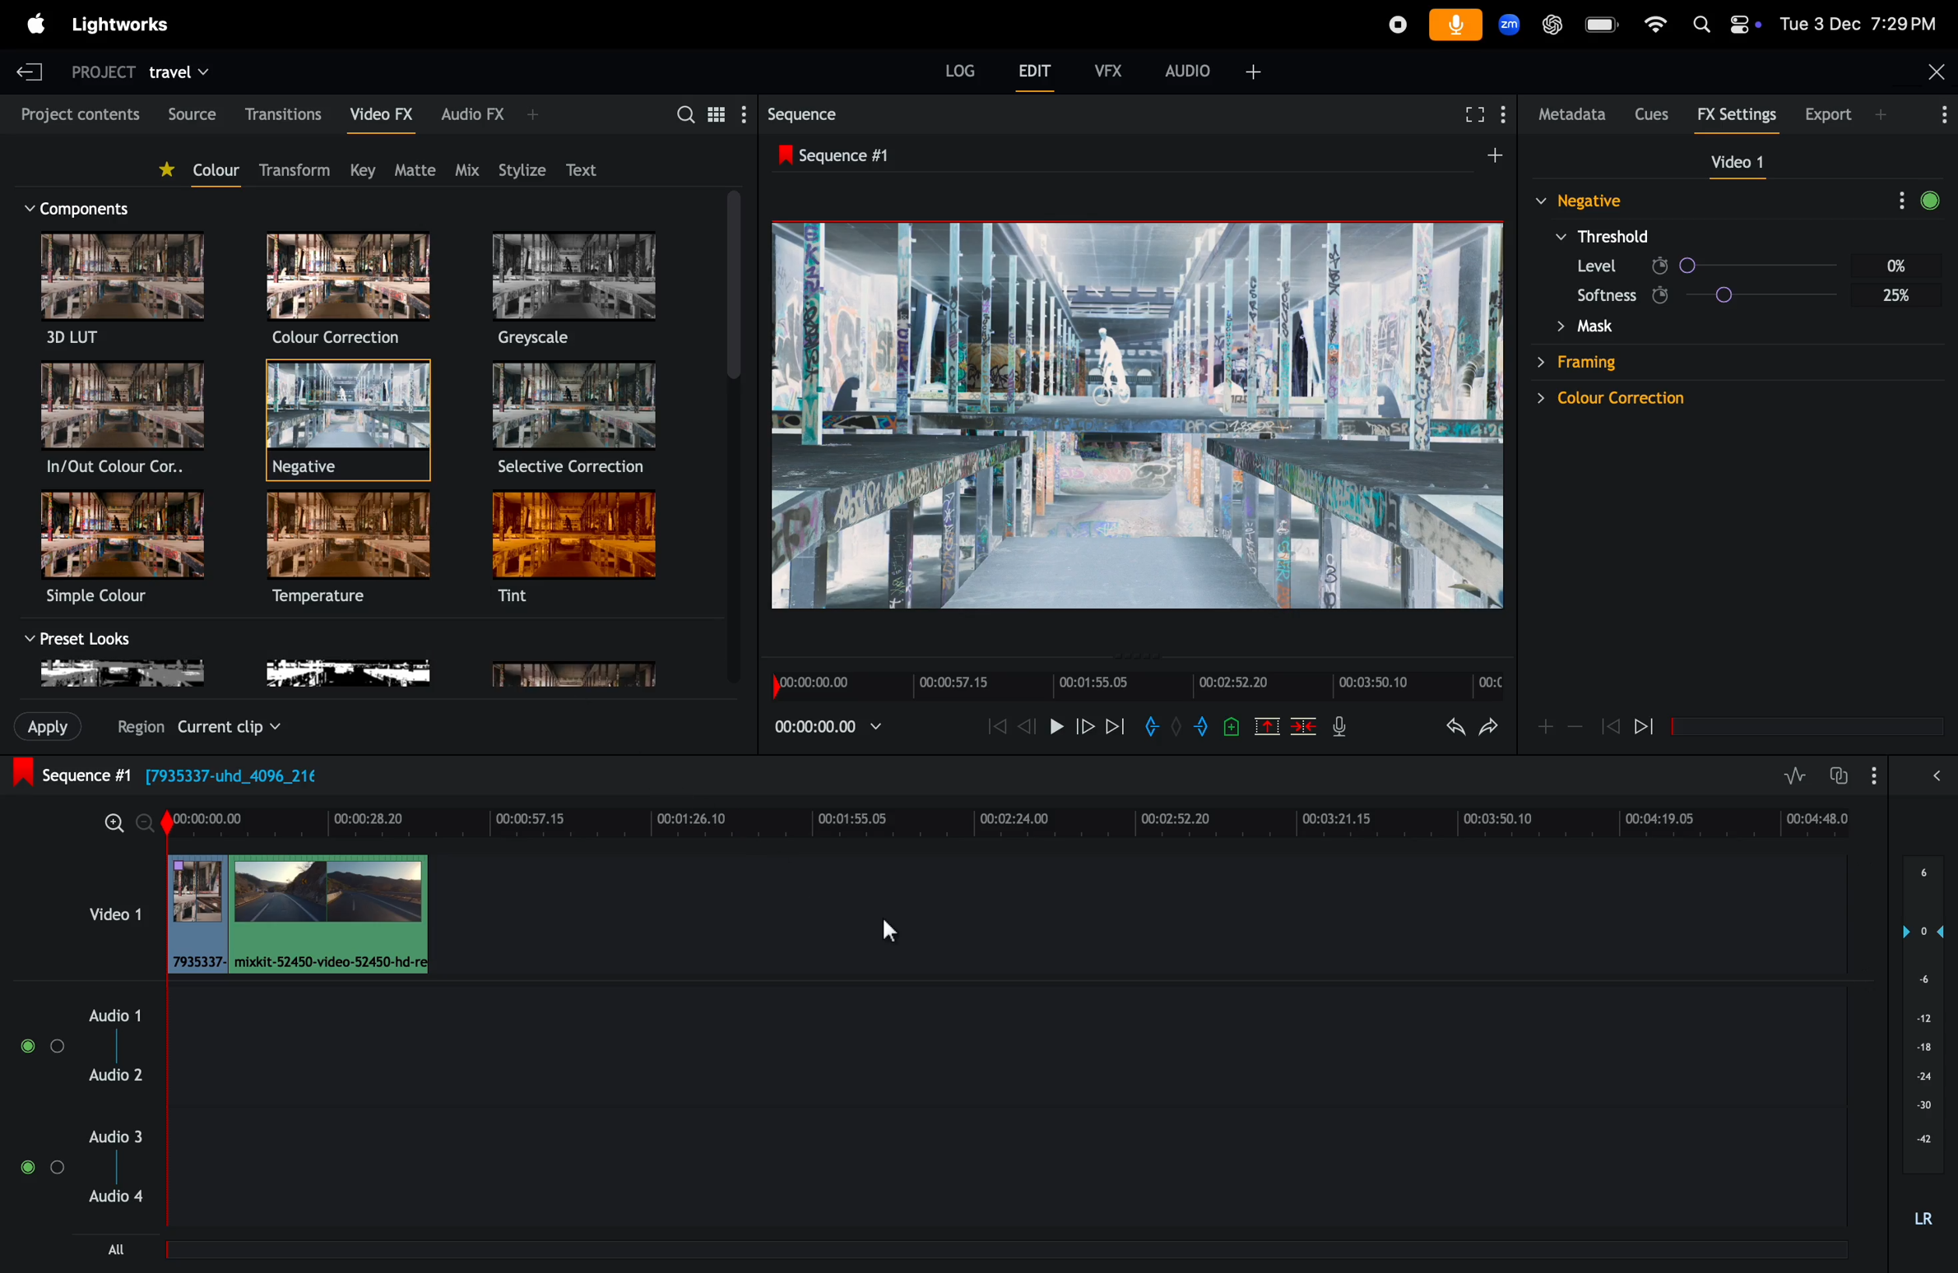 This screenshot has height=1273, width=1958. What do you see at coordinates (1025, 725) in the screenshot?
I see `rewind` at bounding box center [1025, 725].